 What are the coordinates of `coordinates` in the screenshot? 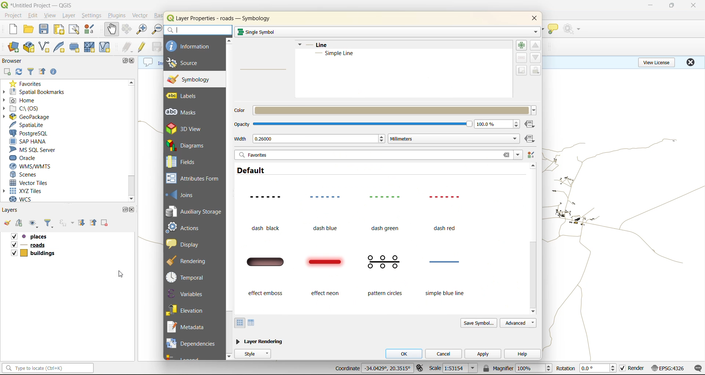 It's located at (372, 369).